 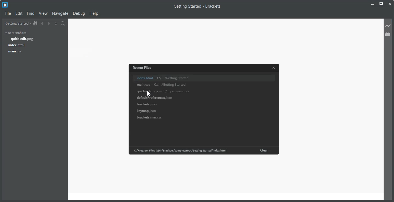 I want to click on ‘main.css — (/.../Getting Started, so click(x=161, y=85).